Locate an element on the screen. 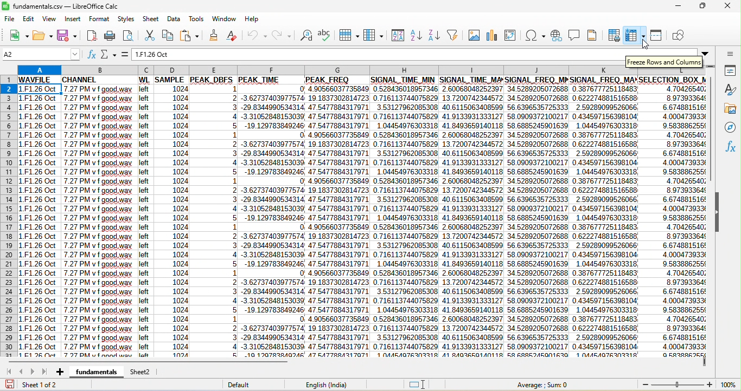  styles is located at coordinates (126, 20).